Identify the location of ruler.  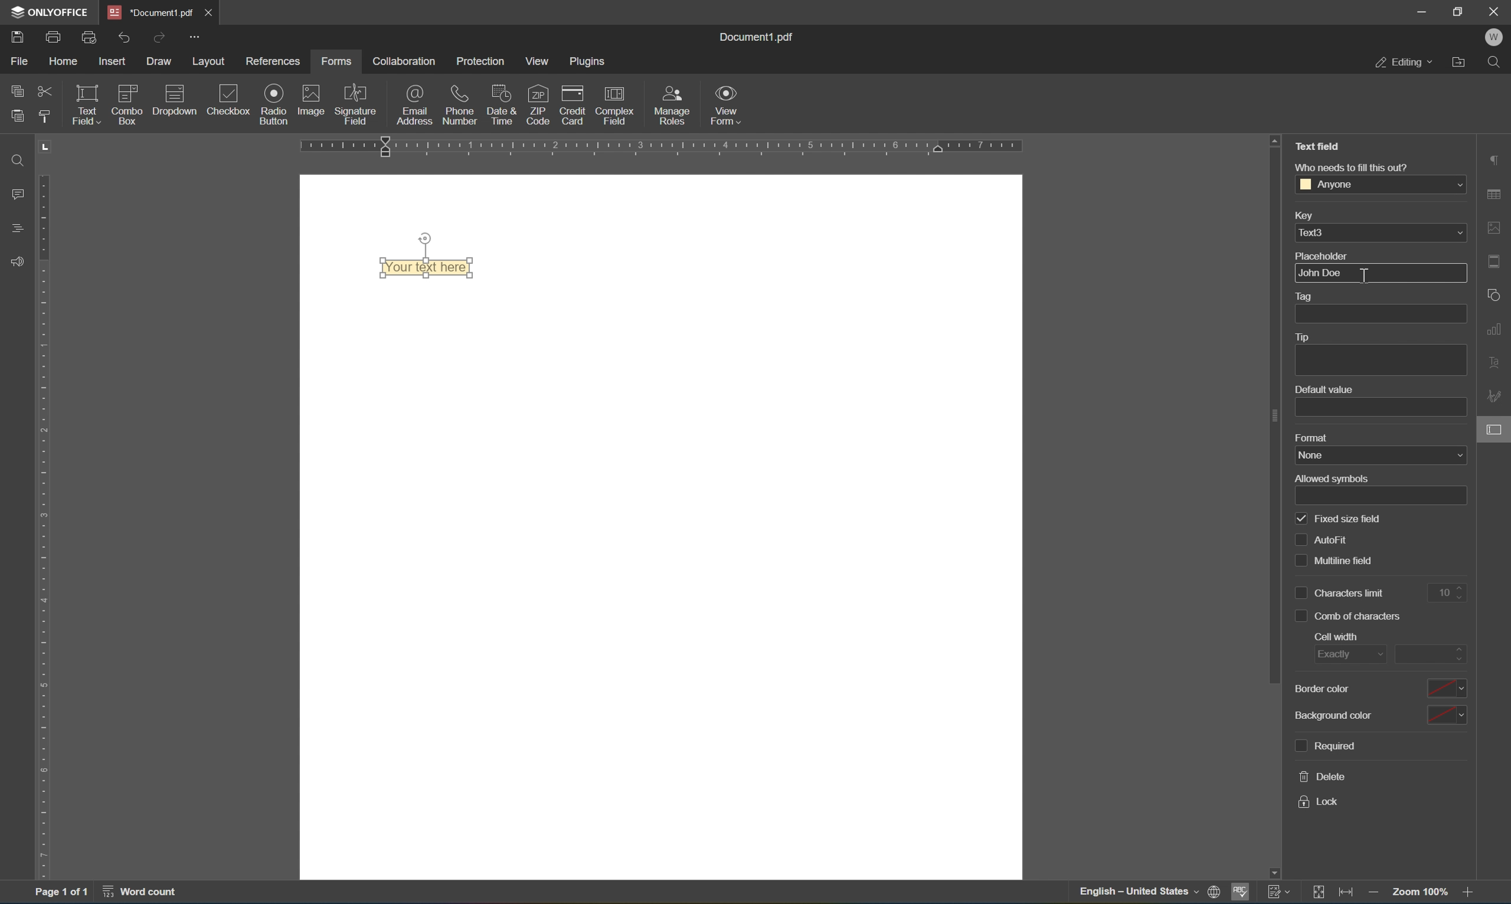
(44, 527).